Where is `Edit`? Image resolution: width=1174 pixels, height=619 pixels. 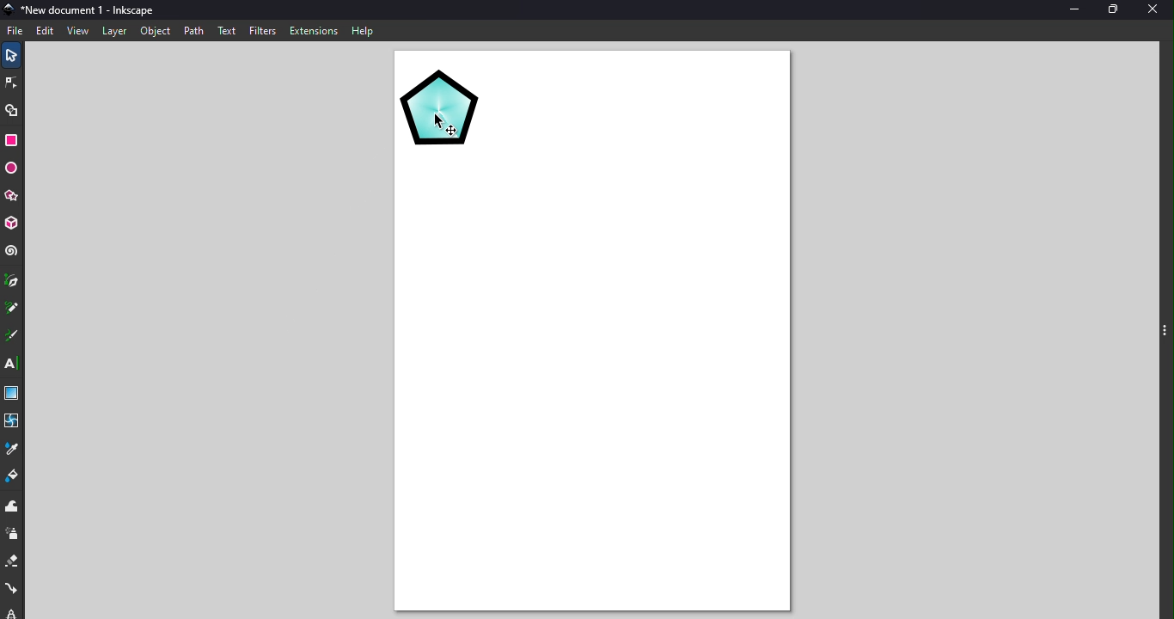 Edit is located at coordinates (43, 30).